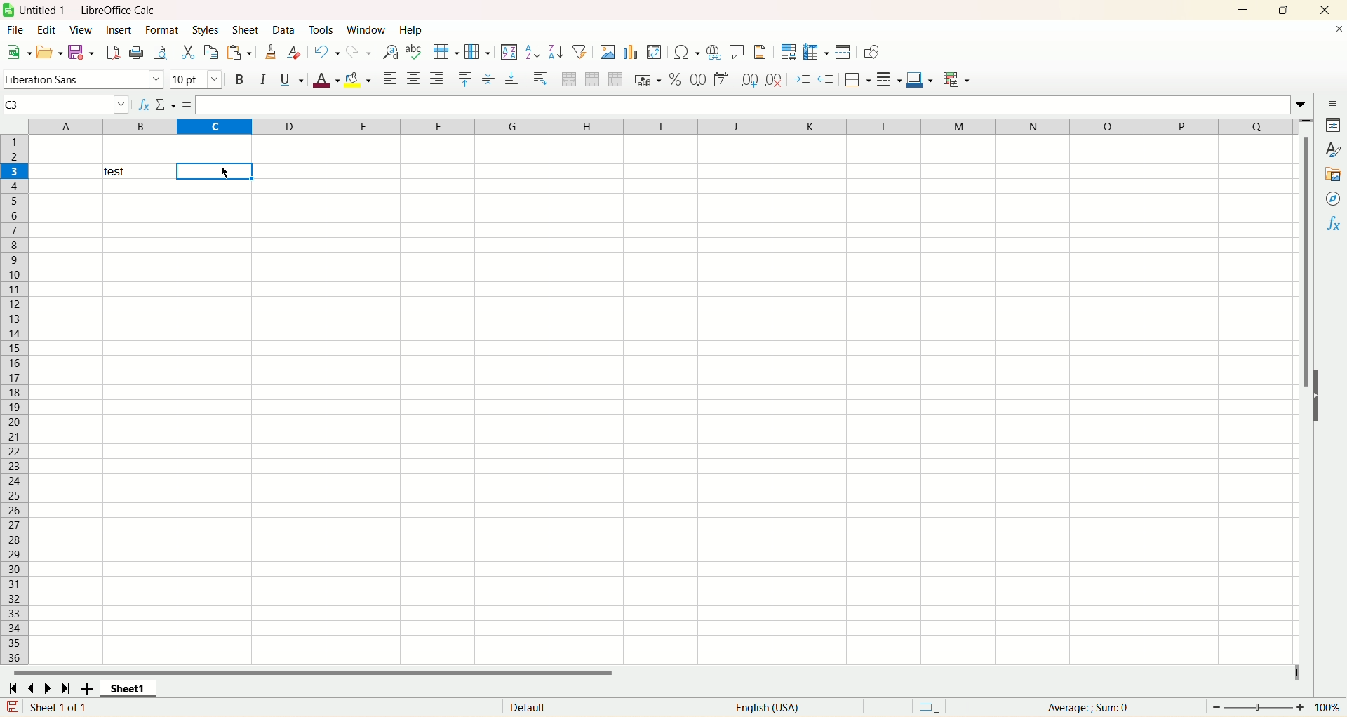 The image size is (1347, 717). Describe the element at coordinates (1325, 10) in the screenshot. I see `close` at that location.